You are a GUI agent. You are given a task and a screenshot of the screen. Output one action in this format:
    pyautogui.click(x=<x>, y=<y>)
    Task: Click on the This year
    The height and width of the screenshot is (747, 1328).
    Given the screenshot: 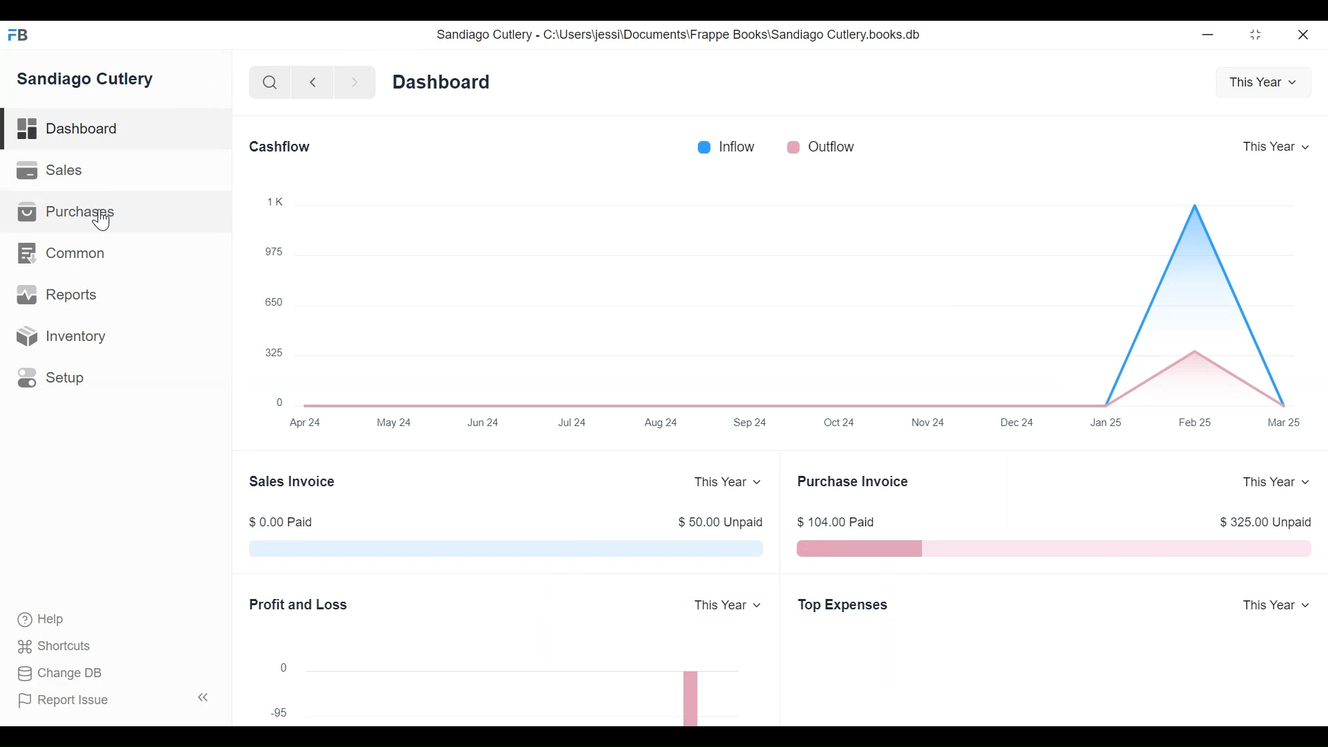 What is the action you would take?
    pyautogui.click(x=1264, y=80)
    